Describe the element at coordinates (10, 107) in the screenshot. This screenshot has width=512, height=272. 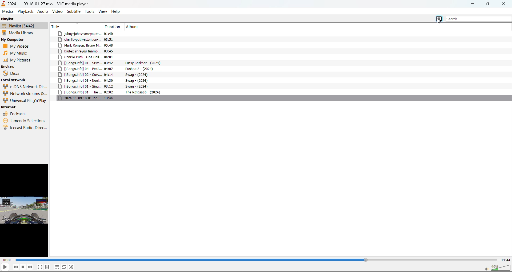
I see `internet` at that location.